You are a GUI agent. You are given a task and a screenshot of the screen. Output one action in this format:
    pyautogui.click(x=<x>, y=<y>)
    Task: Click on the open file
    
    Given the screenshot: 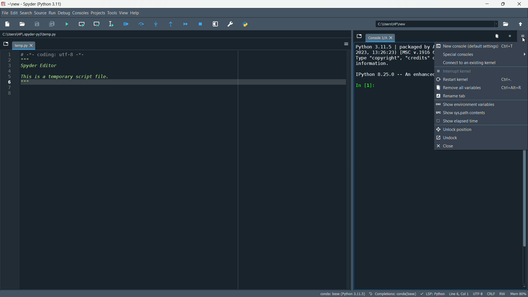 What is the action you would take?
    pyautogui.click(x=24, y=24)
    